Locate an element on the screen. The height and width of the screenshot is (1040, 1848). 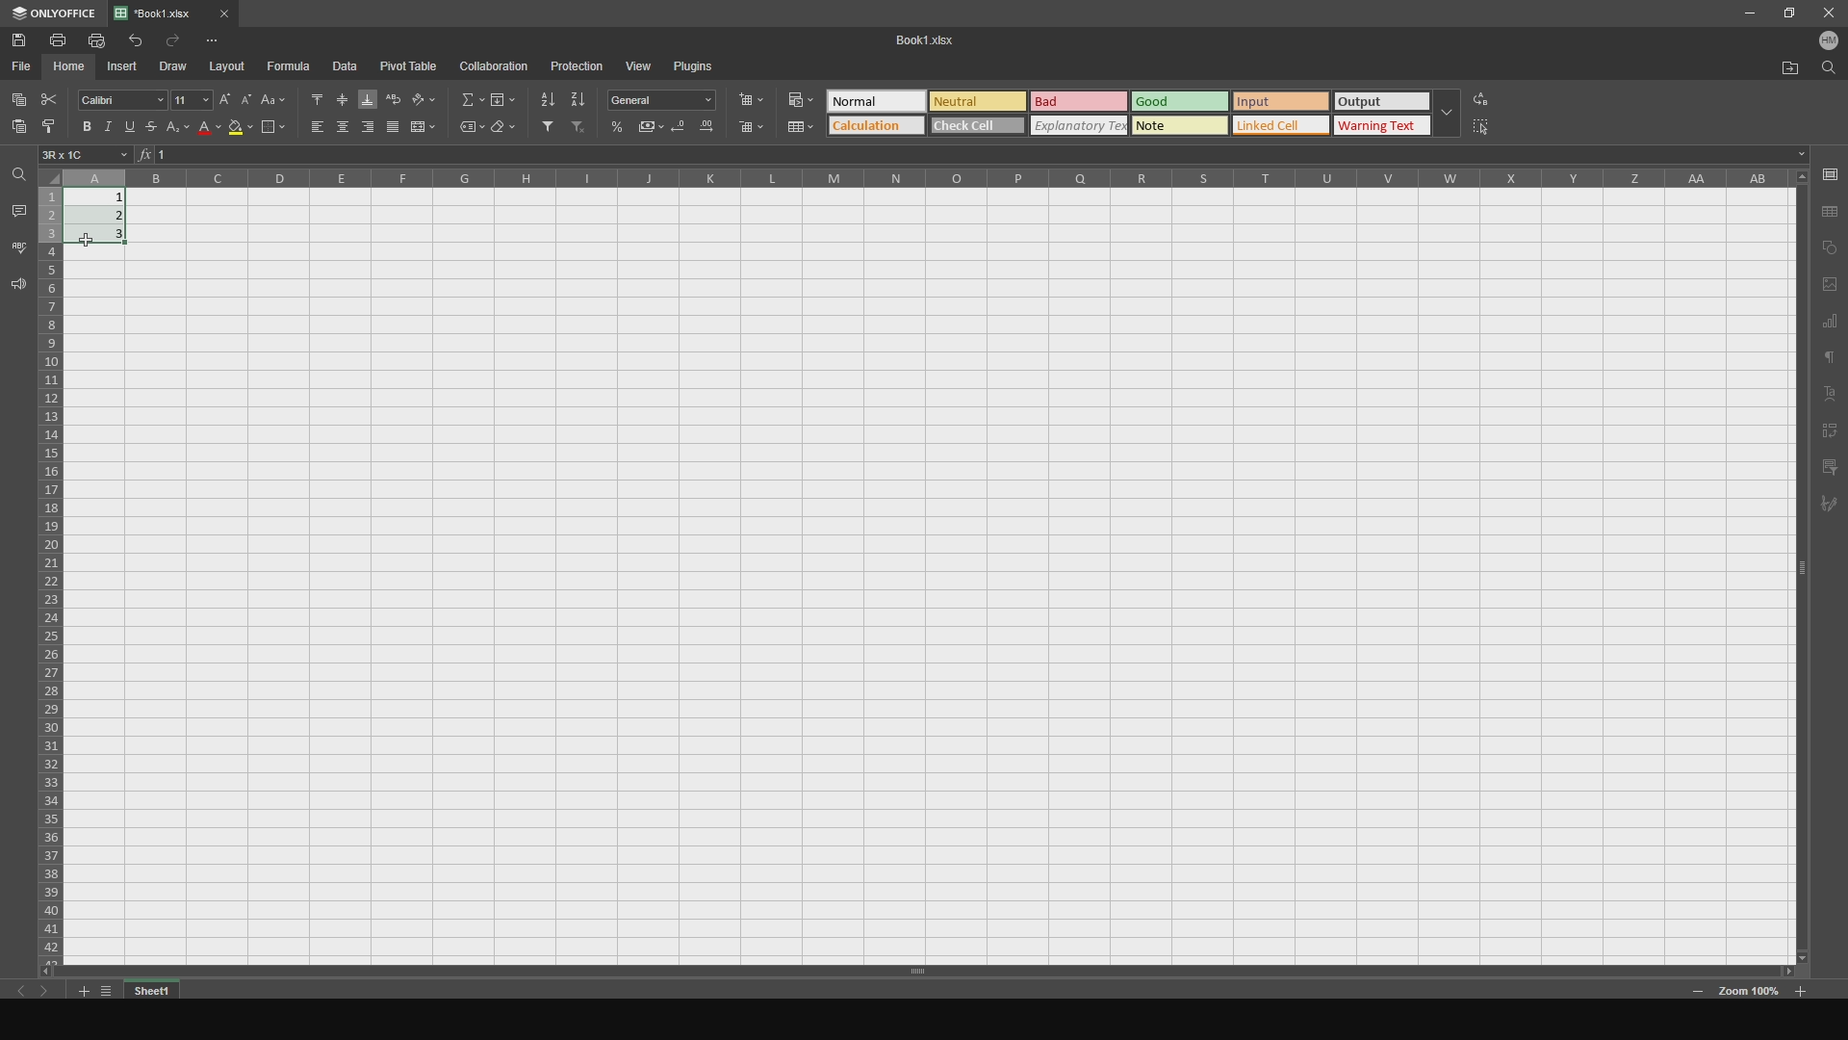
find is located at coordinates (17, 175).